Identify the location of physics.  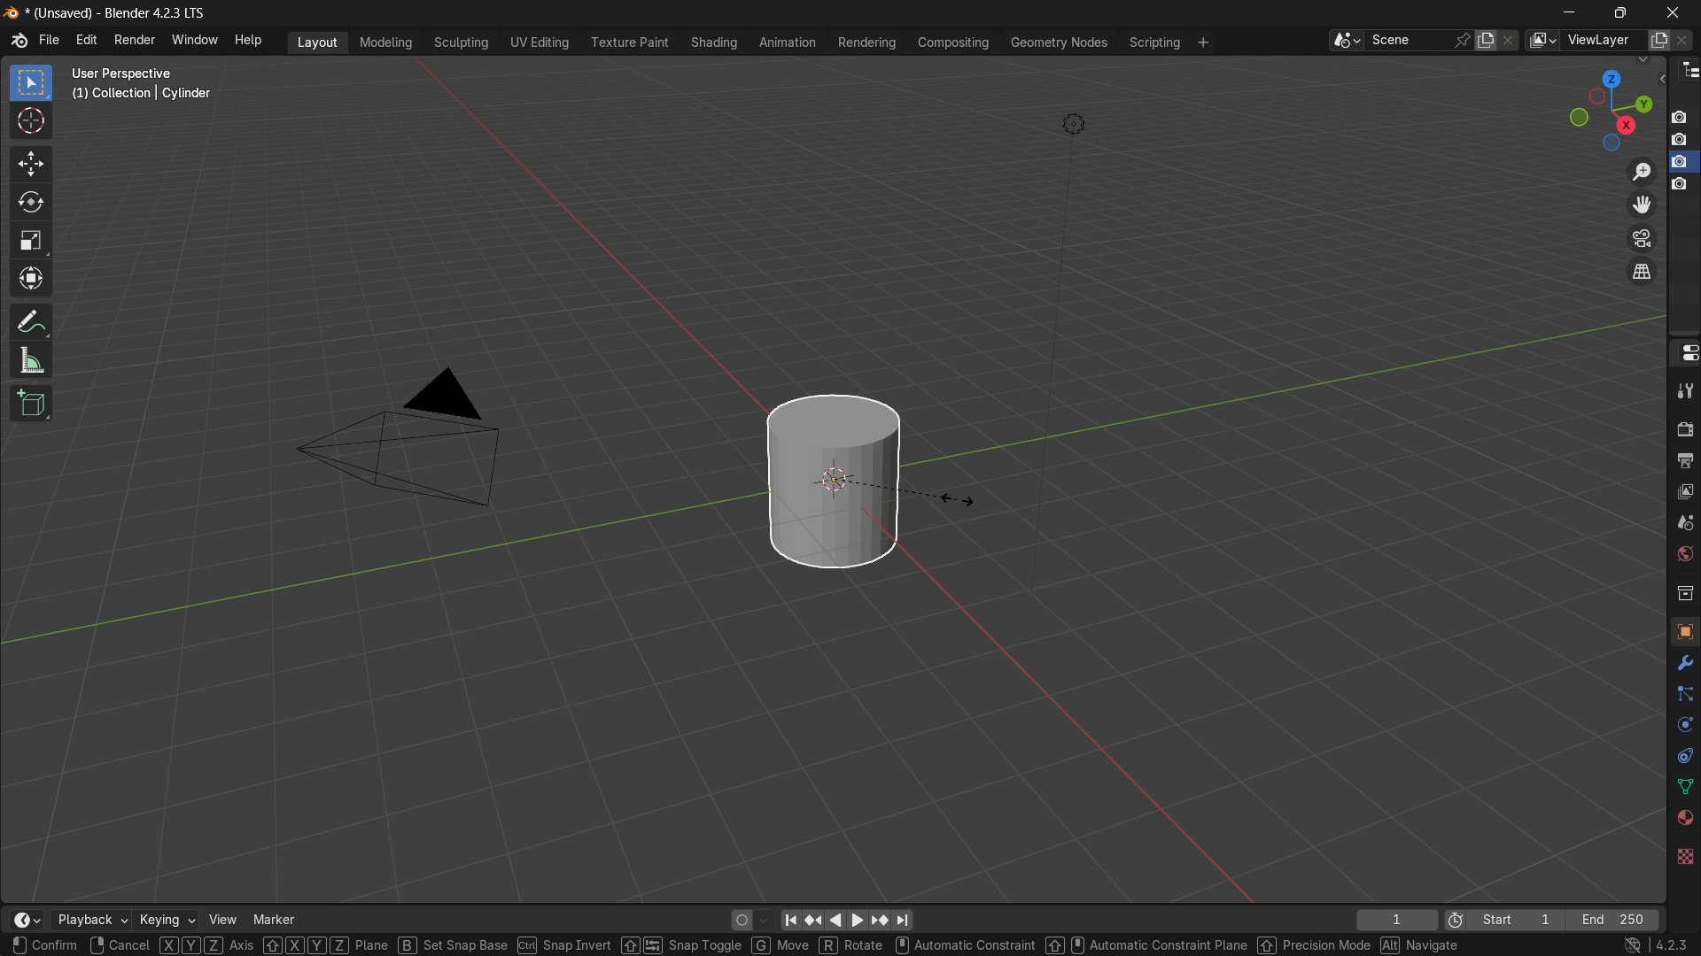
(1683, 728).